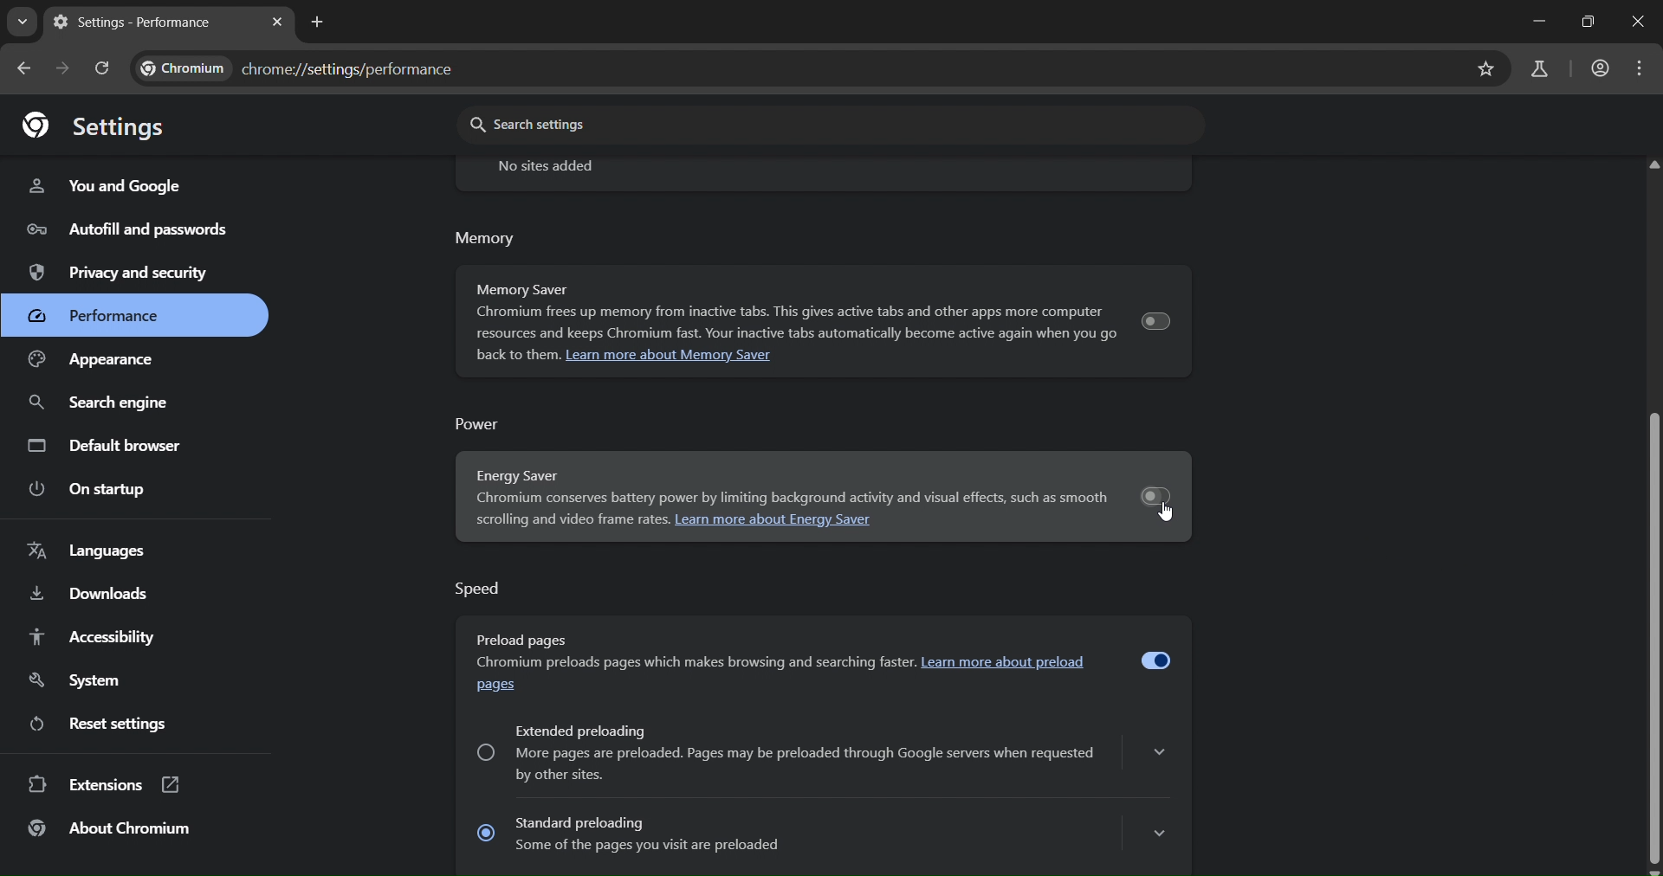 This screenshot has width=1663, height=876. What do you see at coordinates (100, 489) in the screenshot?
I see `on startup` at bounding box center [100, 489].